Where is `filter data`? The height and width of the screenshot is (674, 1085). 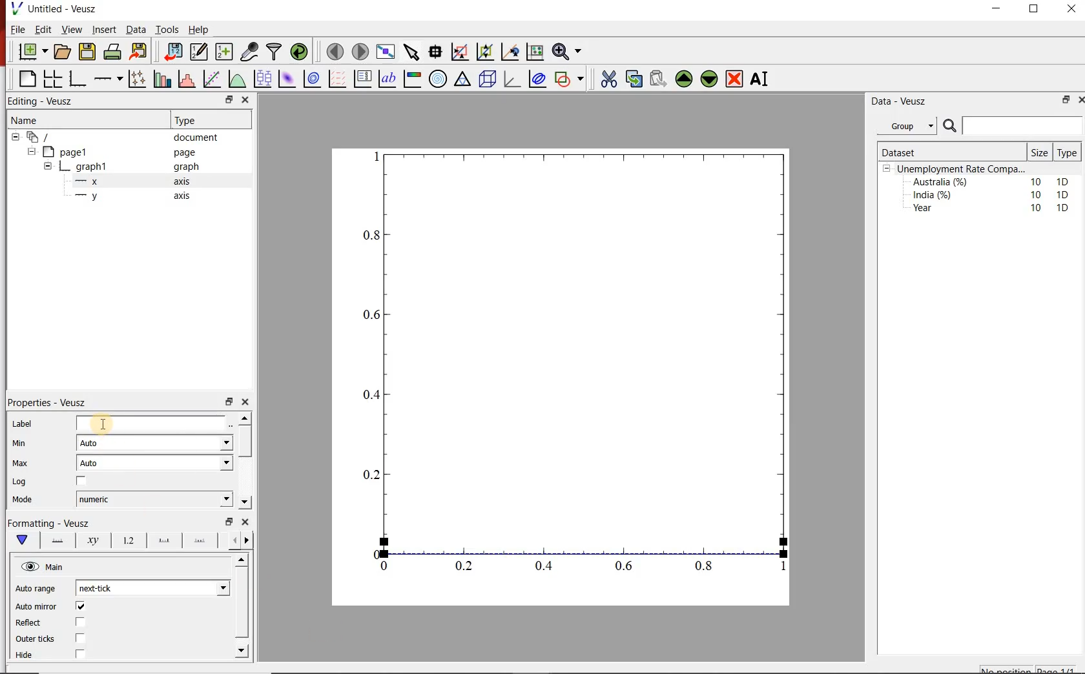 filter data is located at coordinates (273, 52).